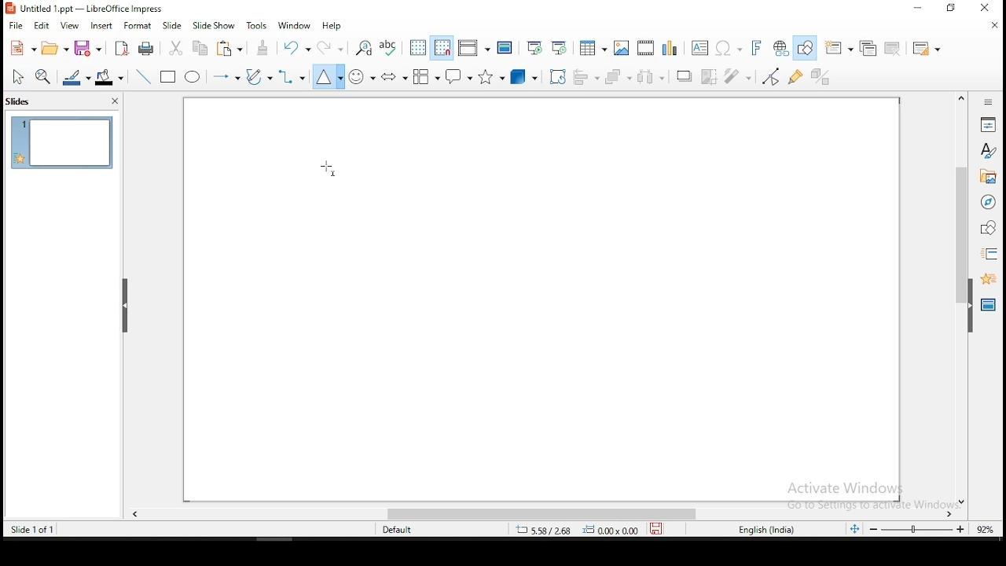 The width and height of the screenshot is (1006, 566). I want to click on redo, so click(330, 47).